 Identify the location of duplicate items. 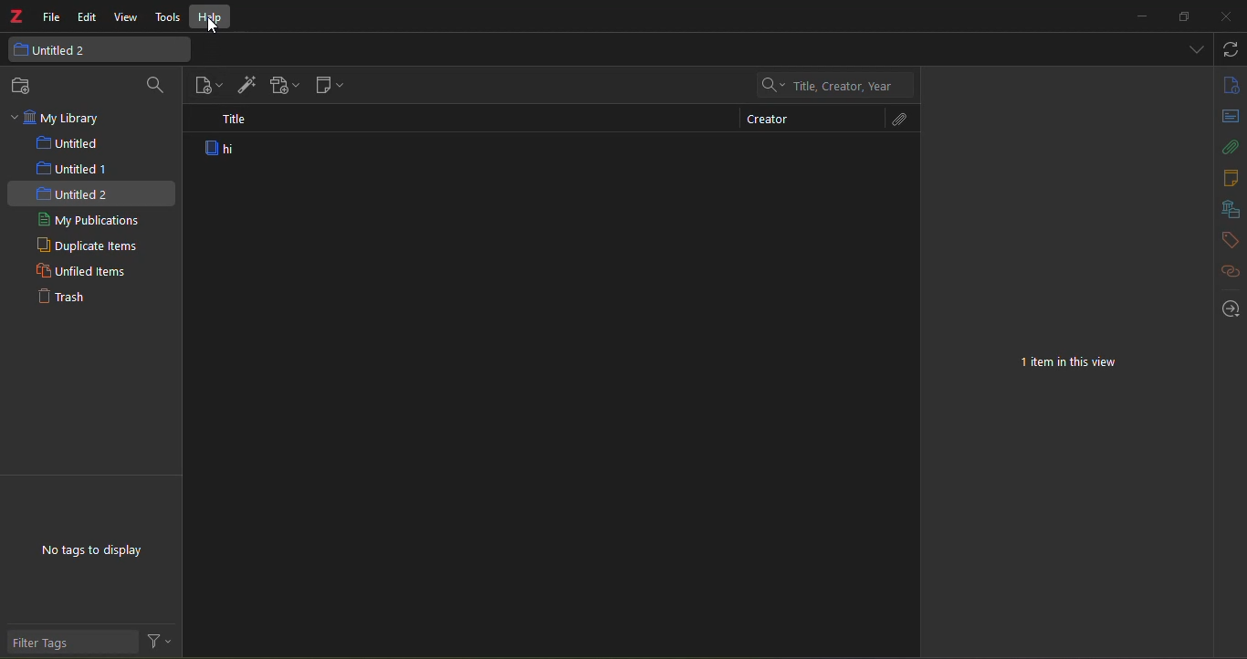
(87, 246).